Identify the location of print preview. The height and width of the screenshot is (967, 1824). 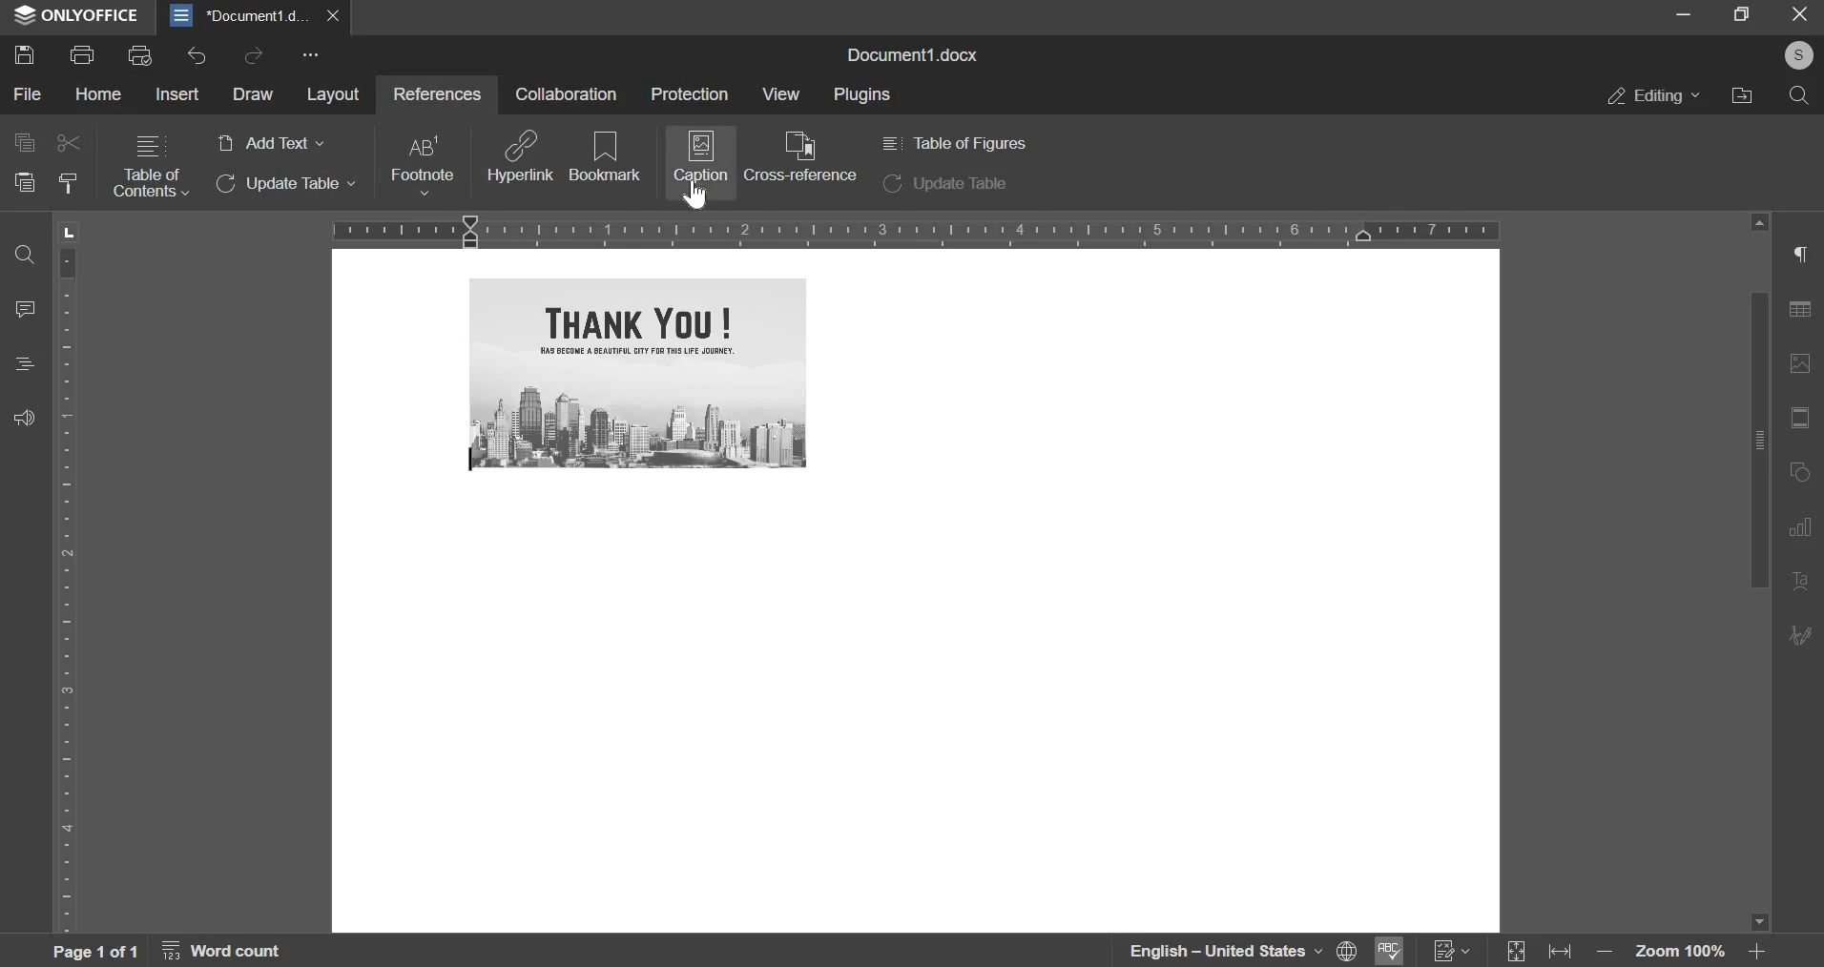
(140, 54).